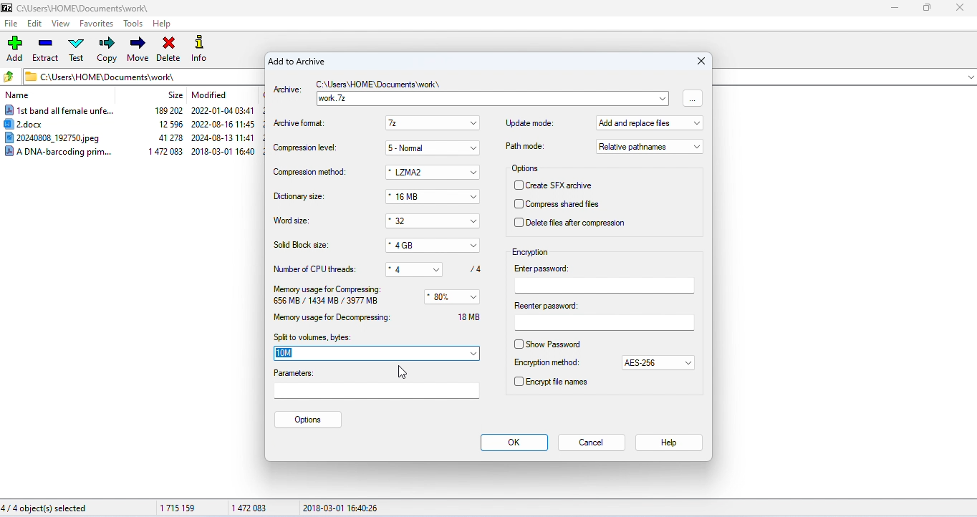 This screenshot has height=517, width=977. What do you see at coordinates (558, 382) in the screenshot?
I see `encrypt file names` at bounding box center [558, 382].